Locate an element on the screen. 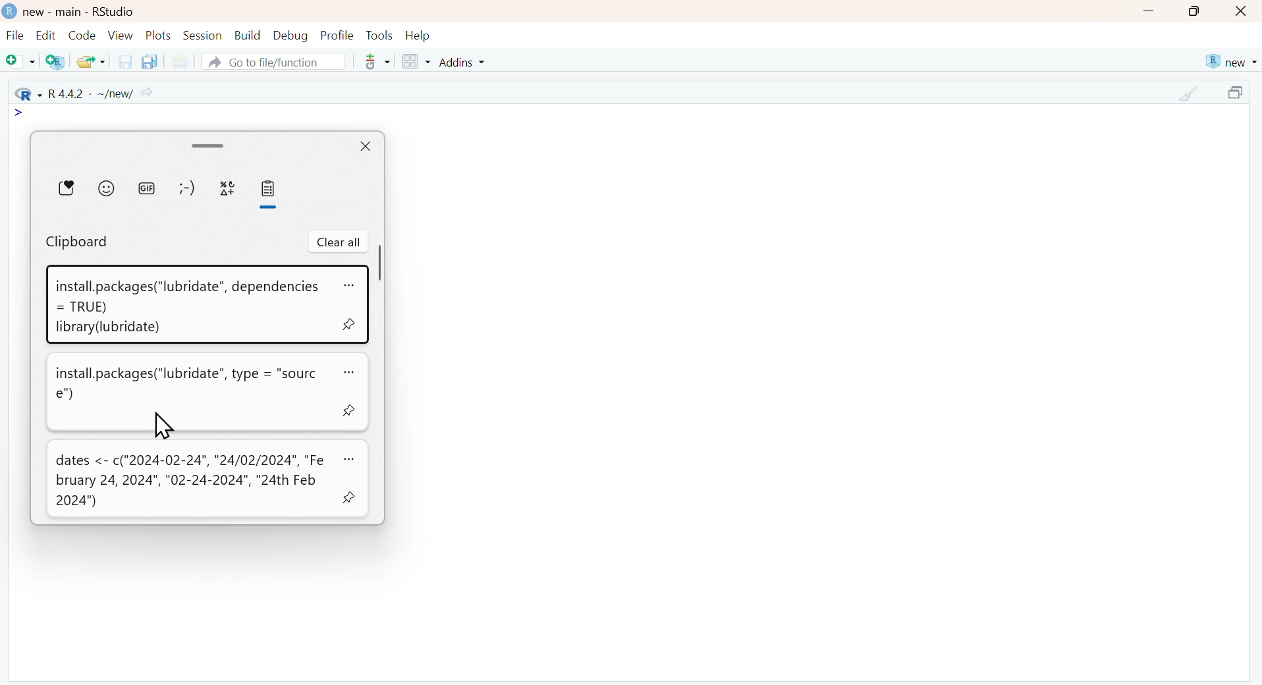 The width and height of the screenshot is (1262, 685). Favorite is located at coordinates (67, 187).